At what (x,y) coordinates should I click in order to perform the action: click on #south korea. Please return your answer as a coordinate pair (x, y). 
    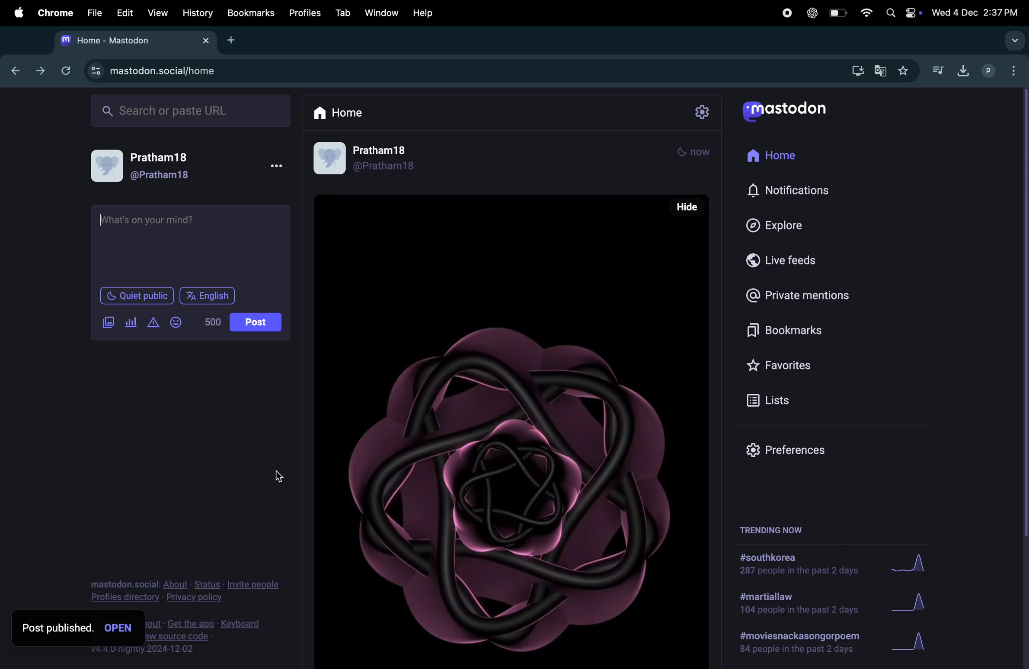
    Looking at the image, I should click on (800, 564).